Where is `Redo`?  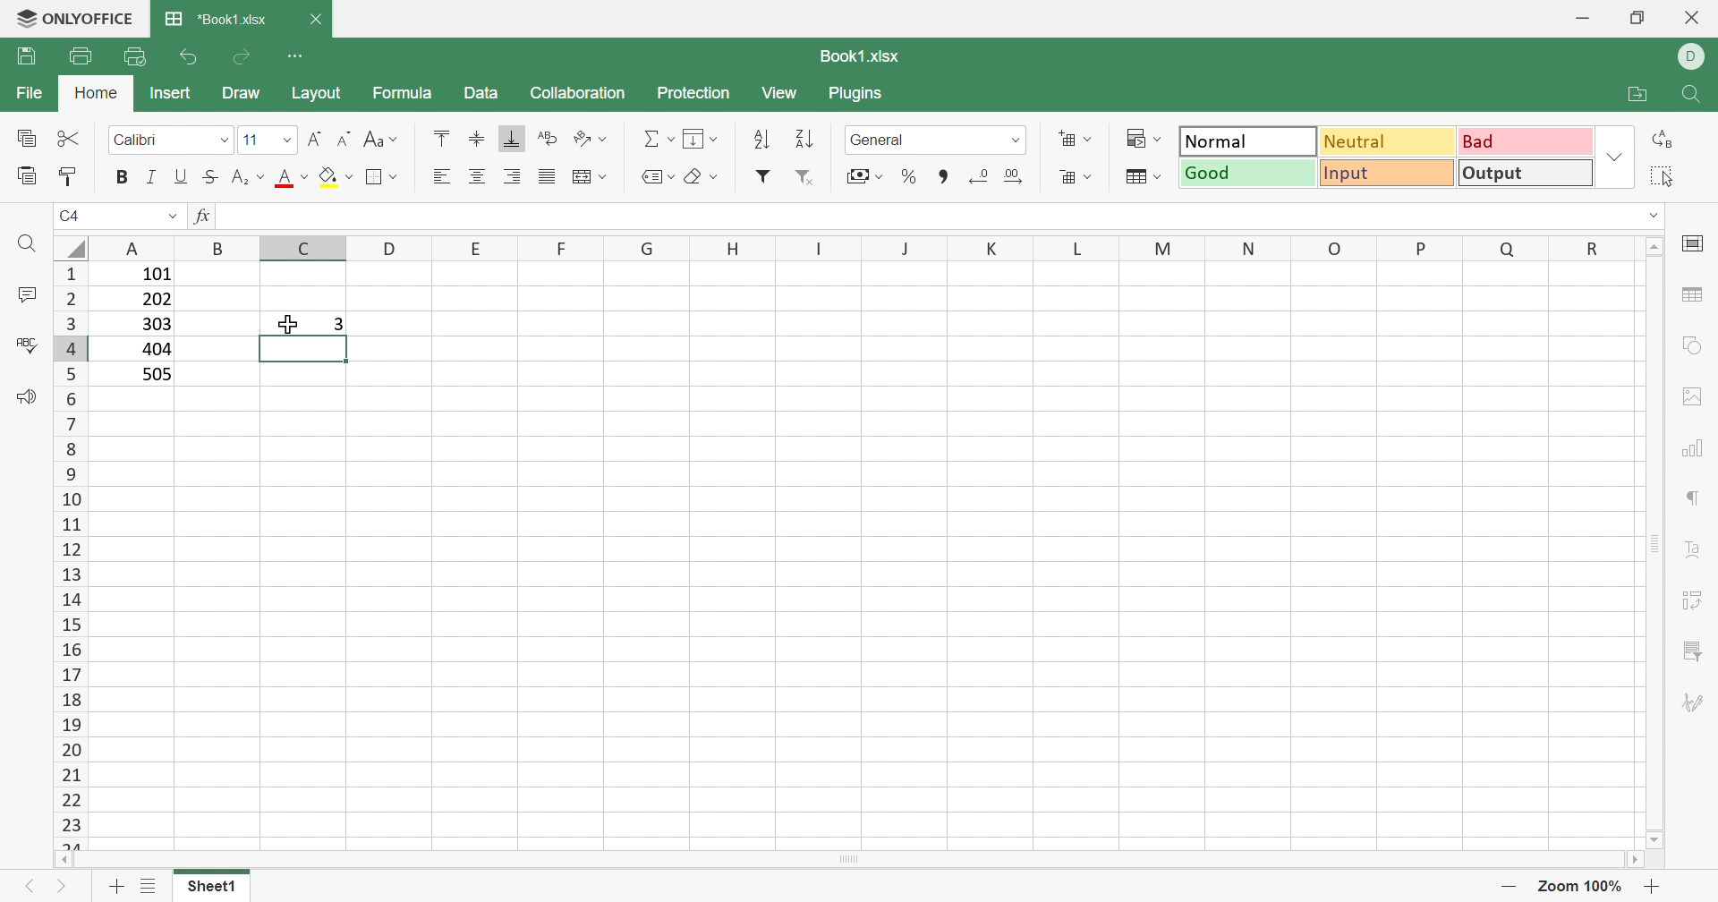 Redo is located at coordinates (245, 57).